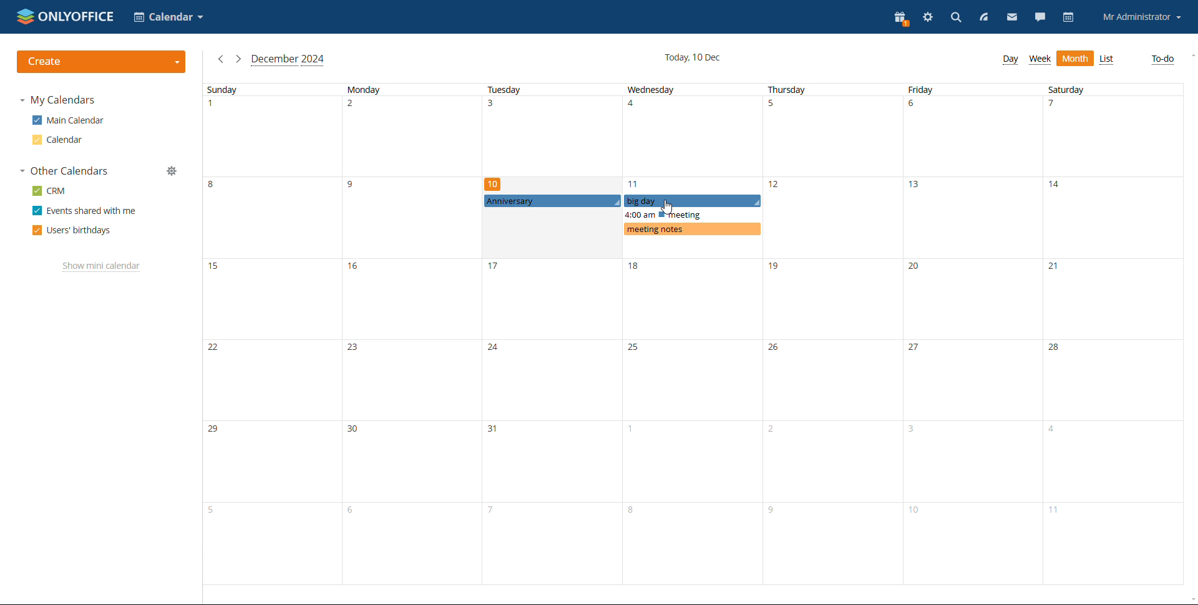 The width and height of the screenshot is (1198, 605). What do you see at coordinates (1075, 58) in the screenshot?
I see `month view` at bounding box center [1075, 58].